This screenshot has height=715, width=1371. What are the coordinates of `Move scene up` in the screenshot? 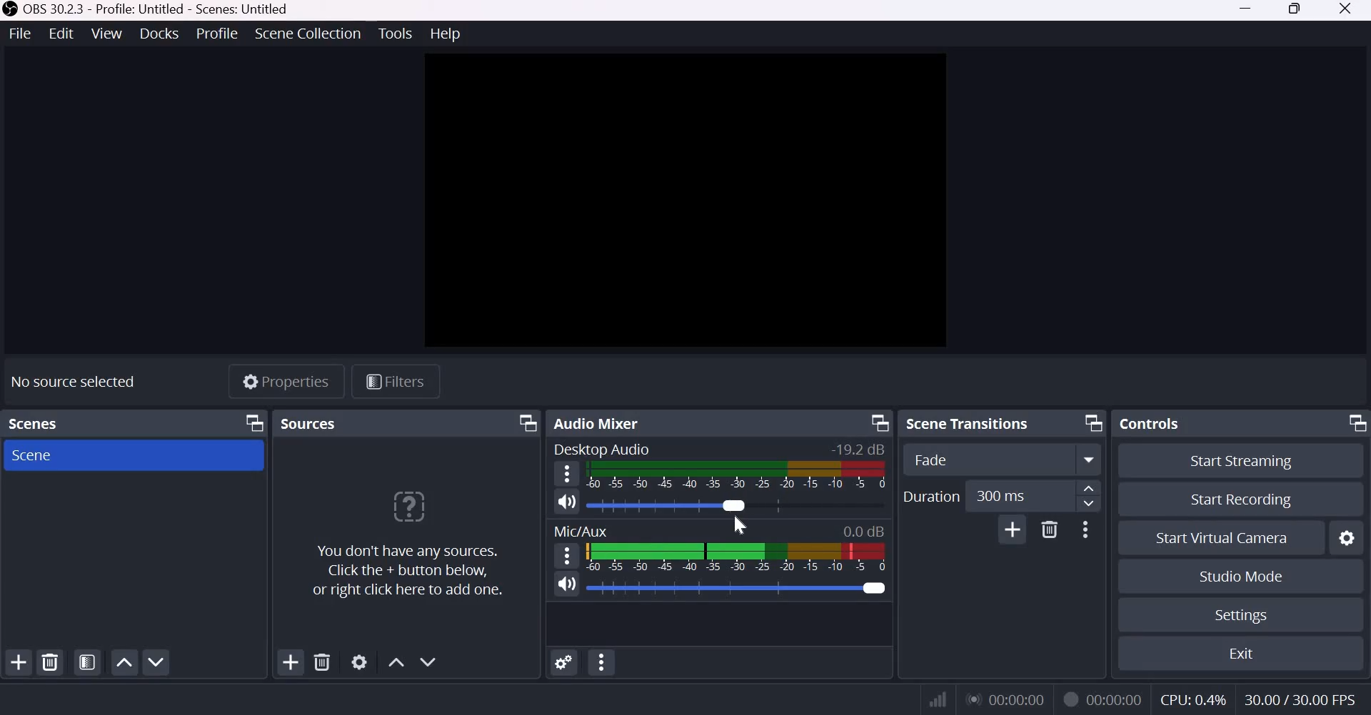 It's located at (124, 662).